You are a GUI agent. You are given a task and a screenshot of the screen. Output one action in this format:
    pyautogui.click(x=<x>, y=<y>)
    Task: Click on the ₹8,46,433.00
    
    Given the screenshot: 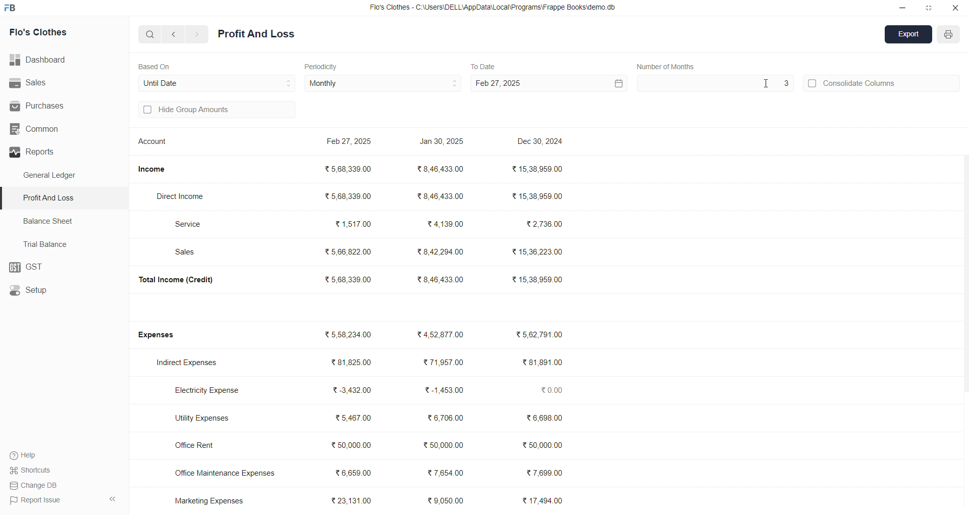 What is the action you would take?
    pyautogui.click(x=443, y=197)
    